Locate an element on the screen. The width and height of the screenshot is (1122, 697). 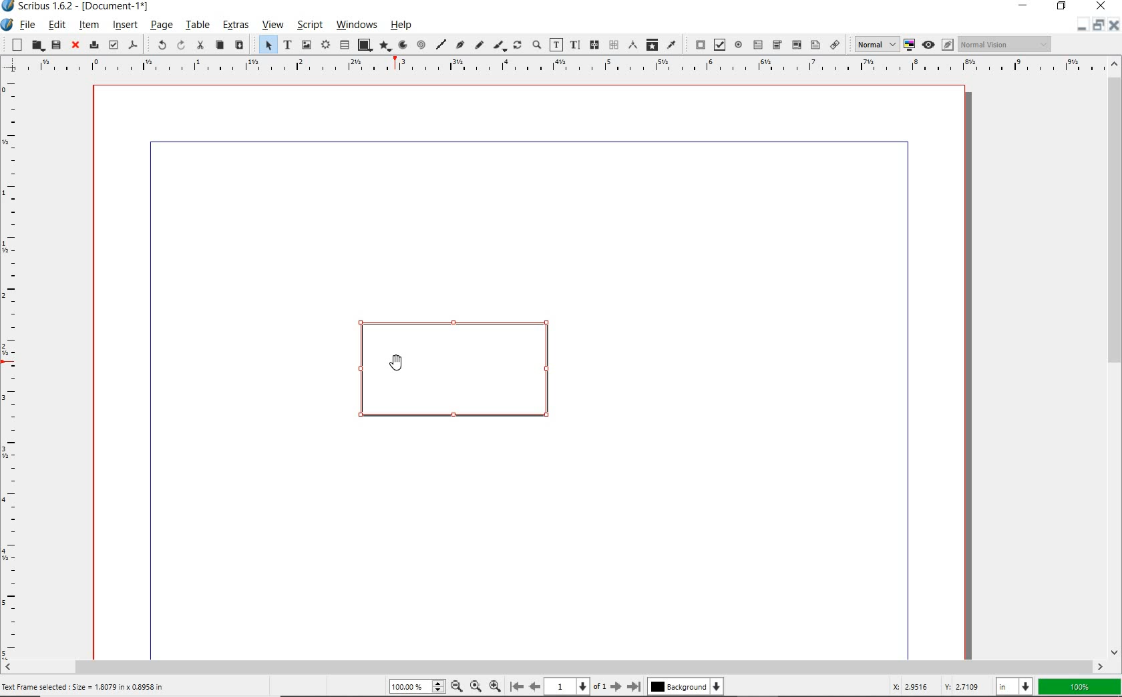
Edit in preview mode is located at coordinates (948, 44).